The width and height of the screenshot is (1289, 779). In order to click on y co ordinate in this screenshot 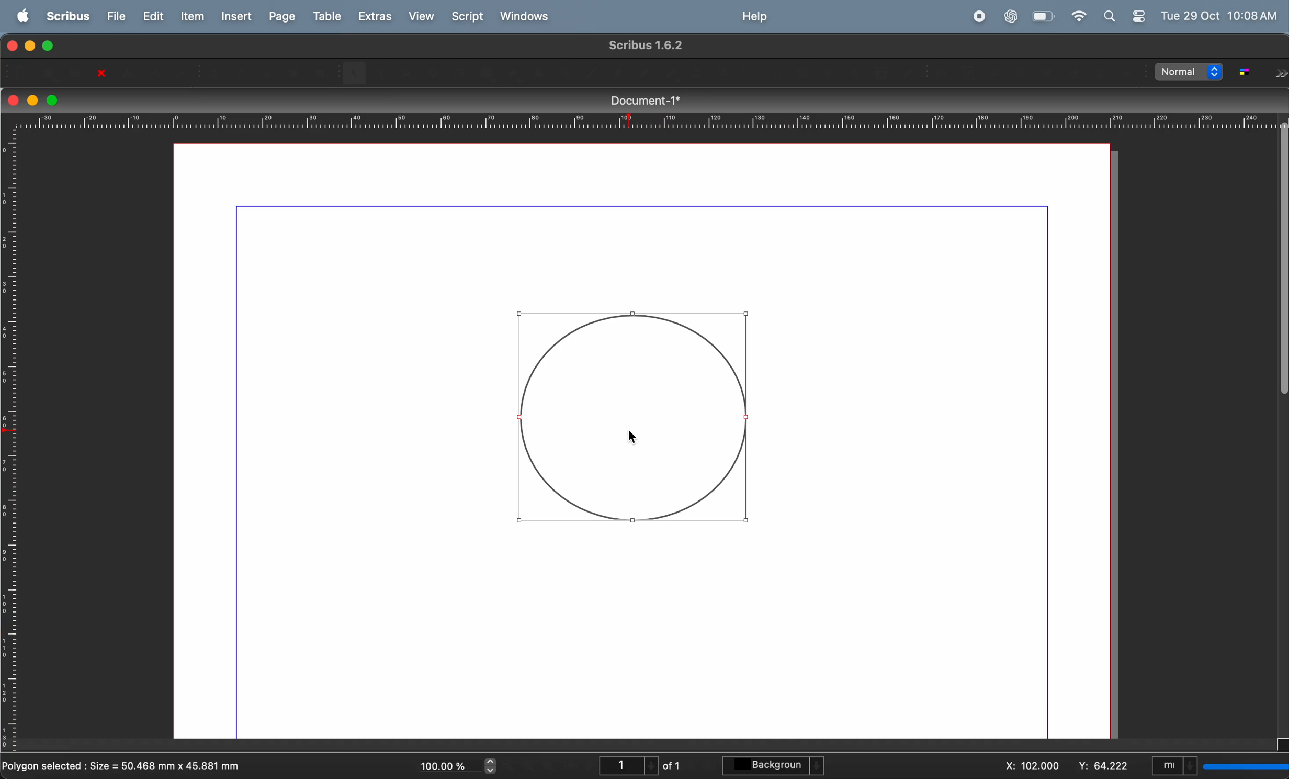, I will do `click(1102, 765)`.